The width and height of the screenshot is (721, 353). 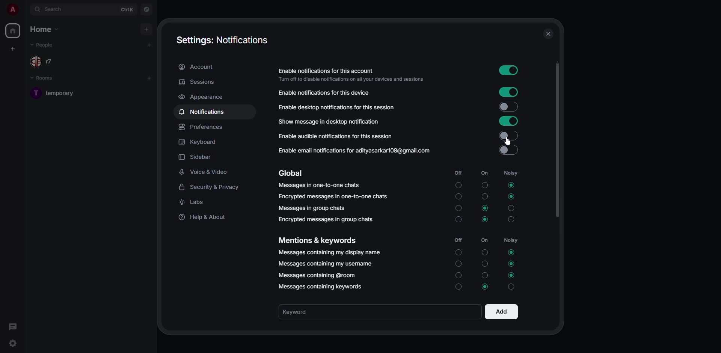 I want to click on notifications, so click(x=204, y=111).